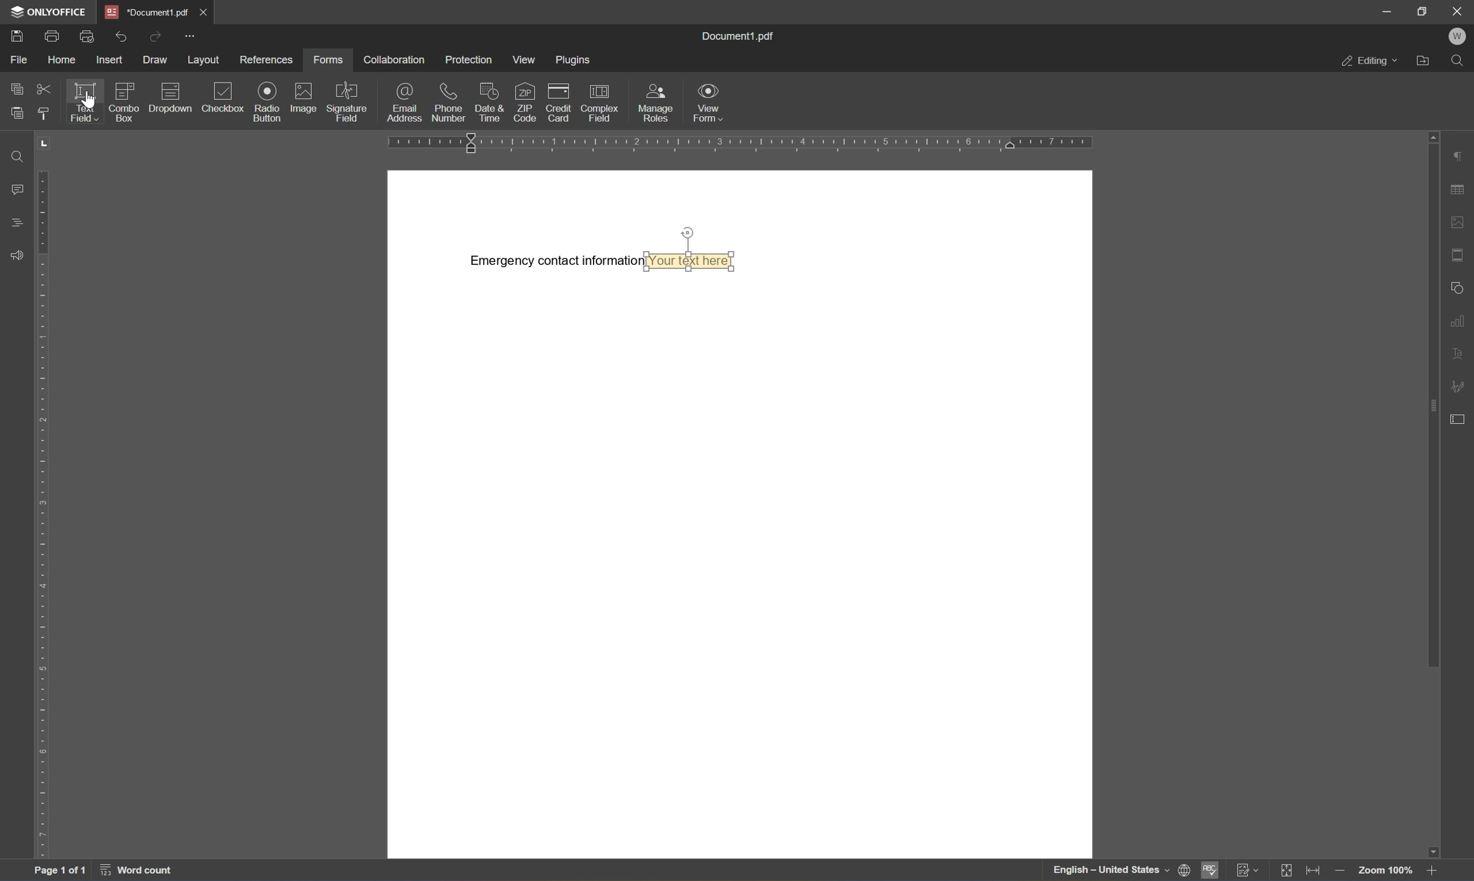  Describe the element at coordinates (110, 61) in the screenshot. I see `insert` at that location.